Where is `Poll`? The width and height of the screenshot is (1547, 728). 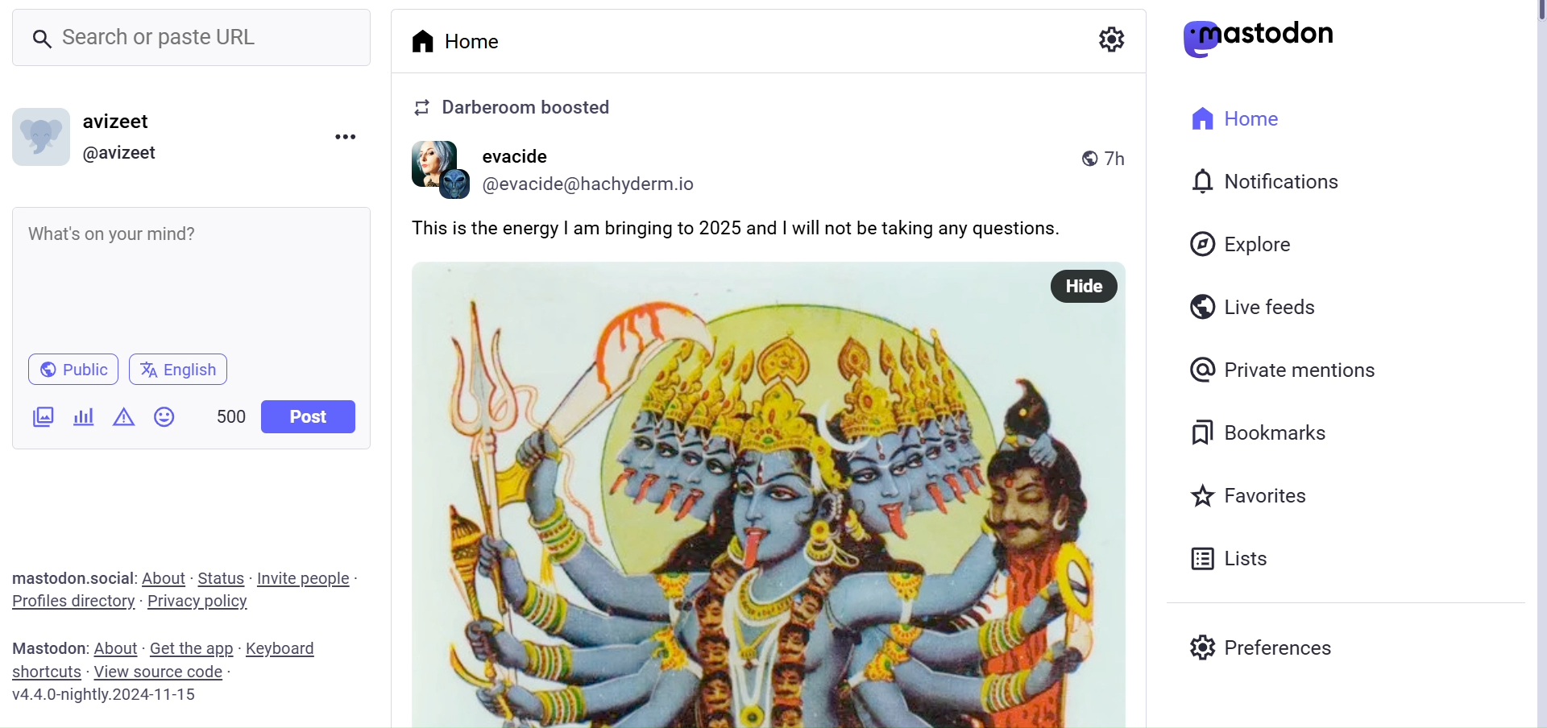 Poll is located at coordinates (85, 418).